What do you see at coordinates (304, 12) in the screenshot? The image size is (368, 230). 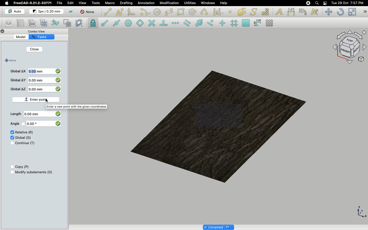 I see `Label` at bounding box center [304, 12].